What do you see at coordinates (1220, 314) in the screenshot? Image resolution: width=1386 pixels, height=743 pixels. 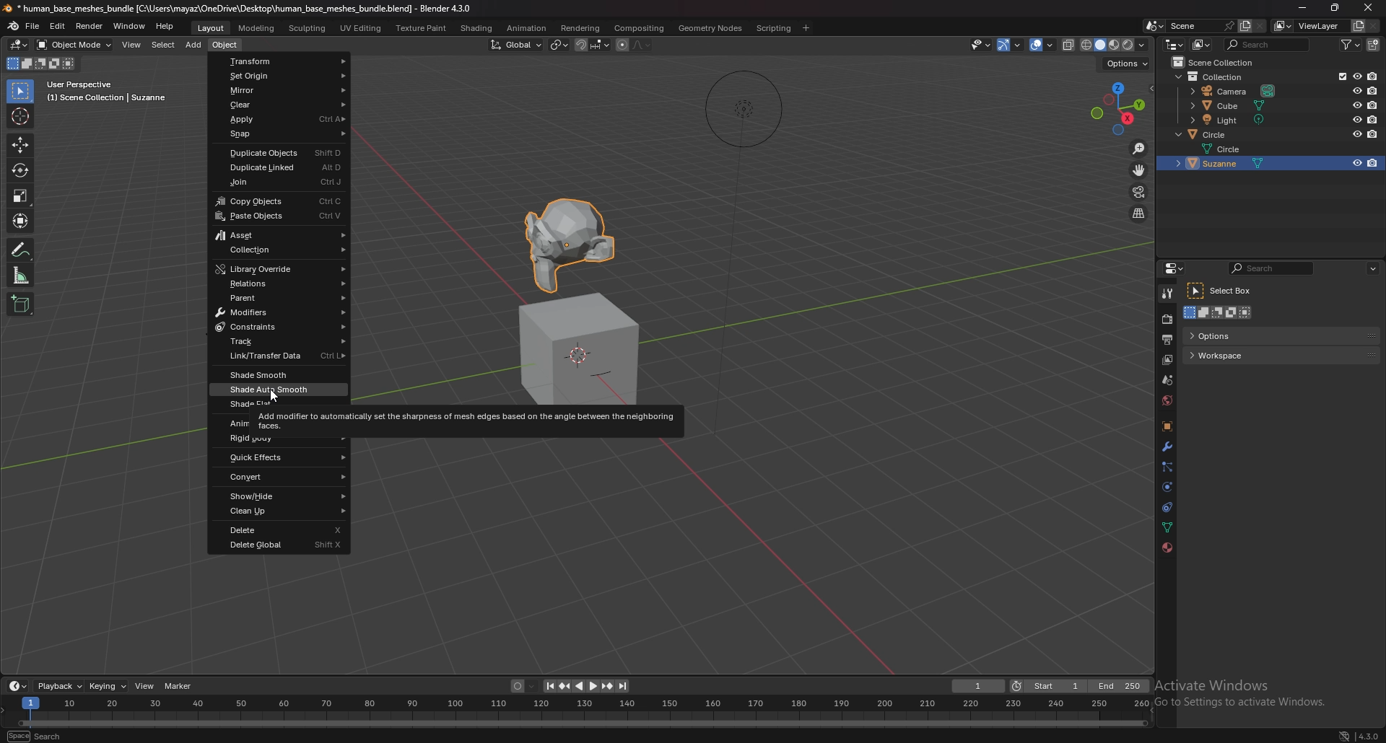 I see `mode` at bounding box center [1220, 314].